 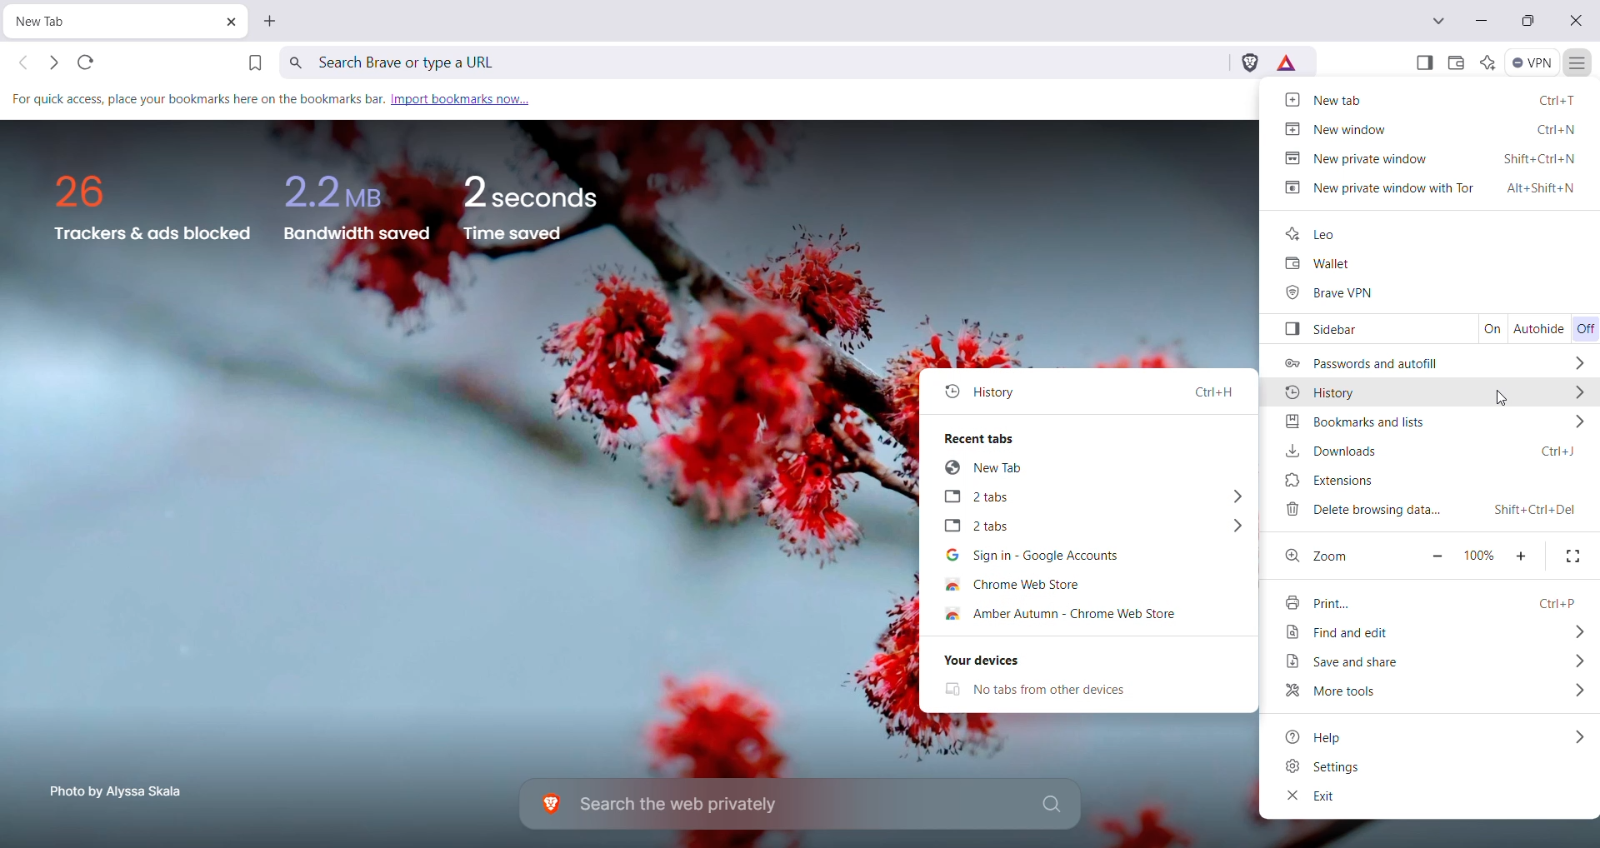 I want to click on Earn tokens for private Ads you see on Brave, so click(x=1287, y=62).